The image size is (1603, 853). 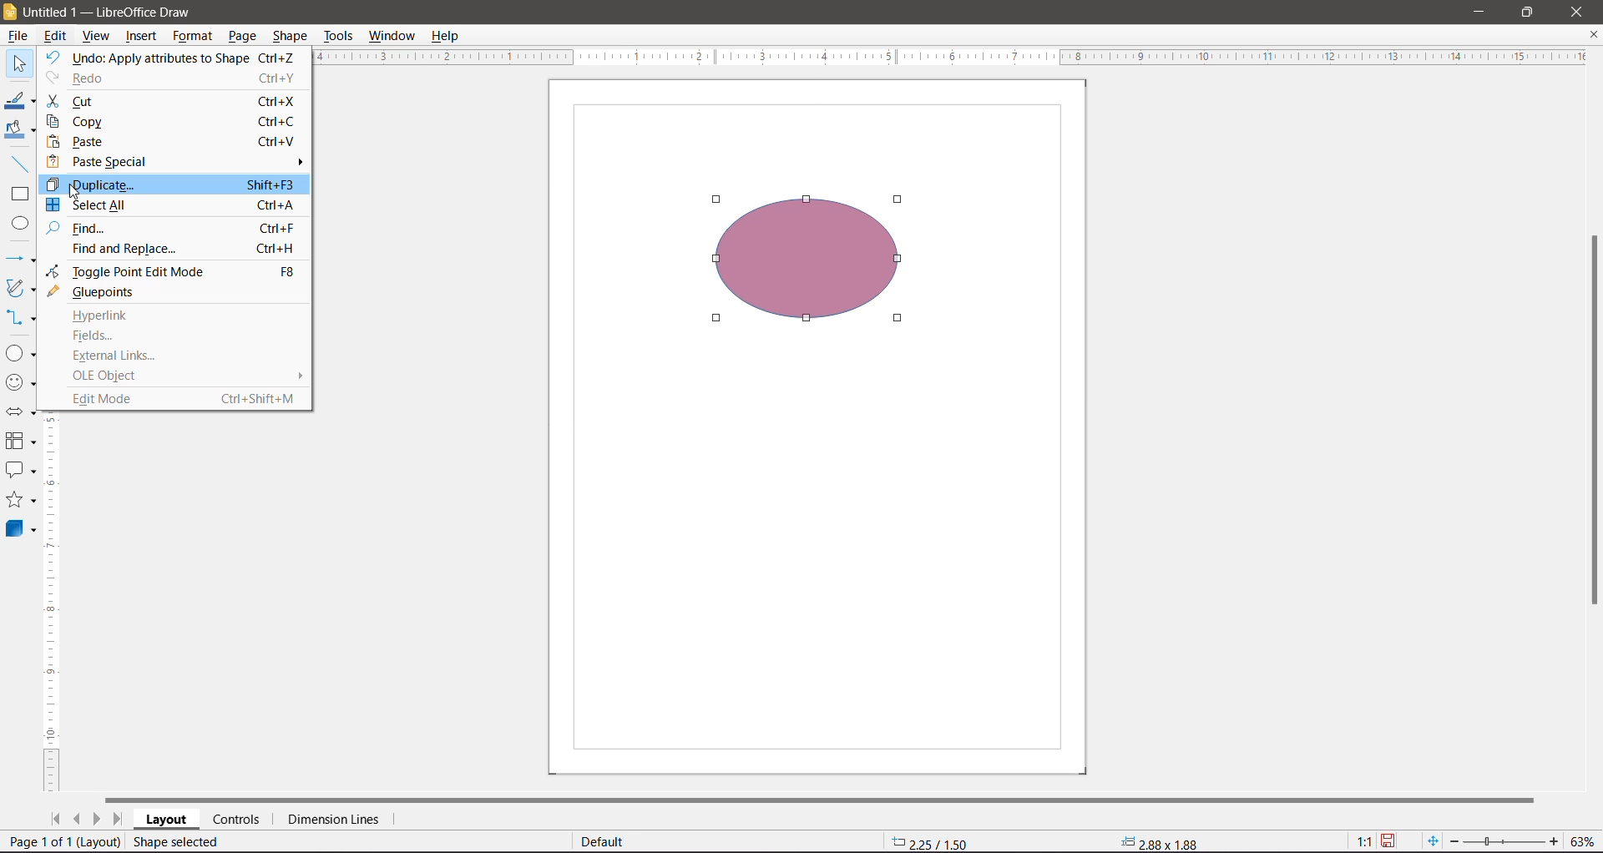 I want to click on Controls, so click(x=240, y=820).